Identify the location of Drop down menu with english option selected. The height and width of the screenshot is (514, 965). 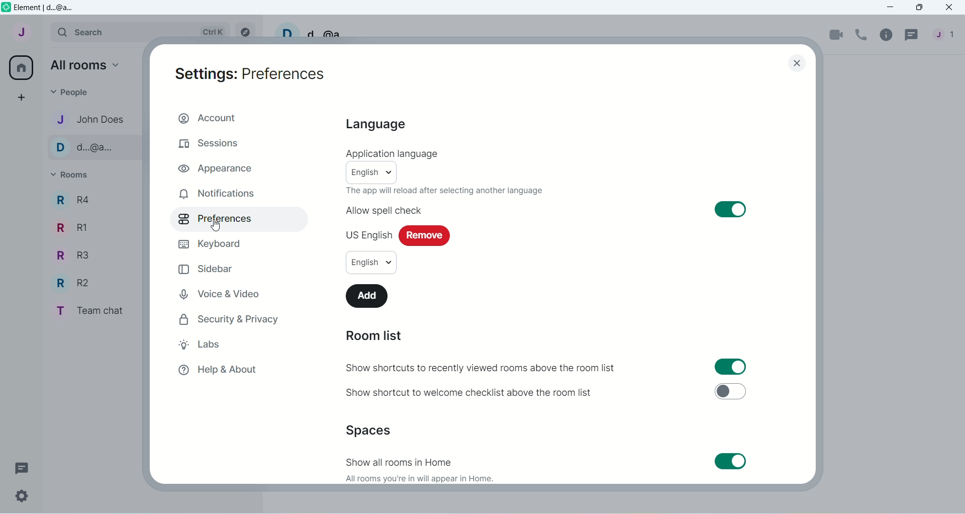
(379, 173).